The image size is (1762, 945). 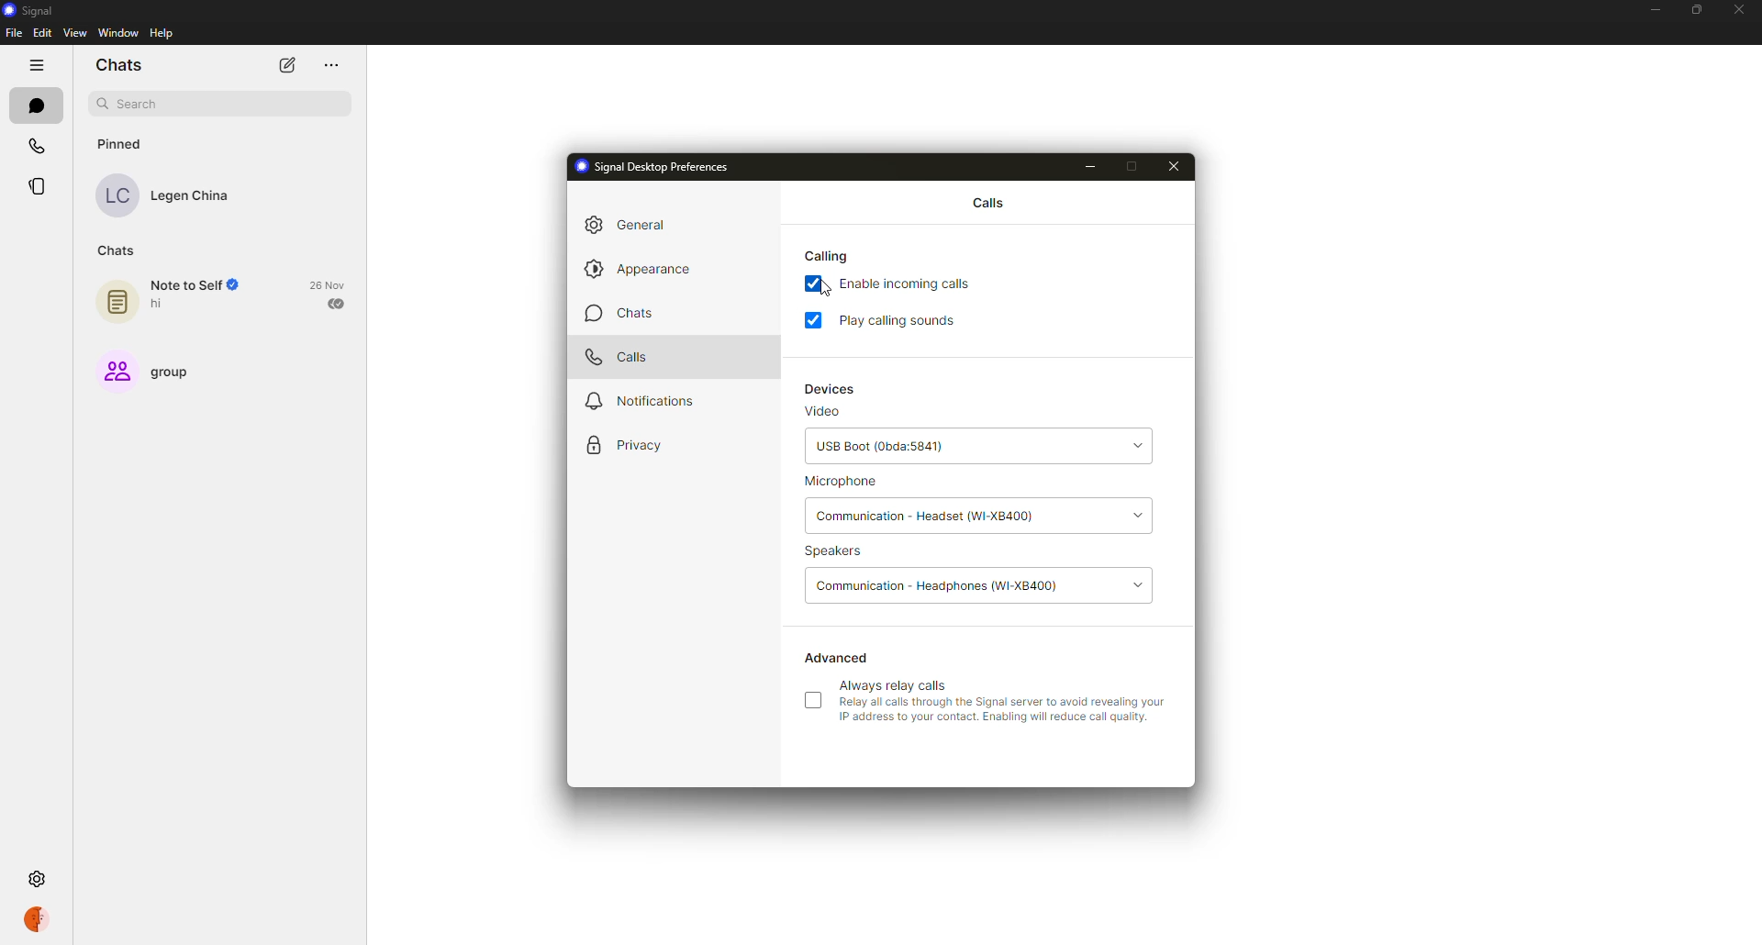 What do you see at coordinates (169, 300) in the screenshot?
I see `note to self` at bounding box center [169, 300].